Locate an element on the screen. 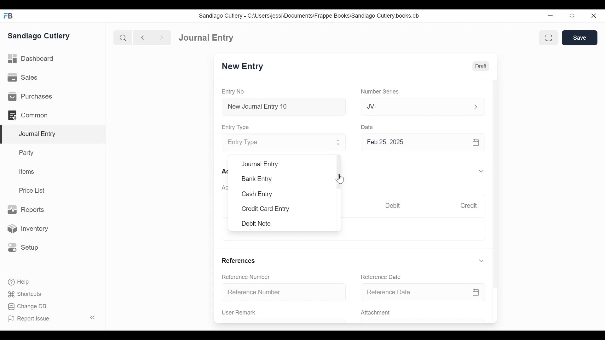 This screenshot has width=605, height=340. Purchases is located at coordinates (30, 97).